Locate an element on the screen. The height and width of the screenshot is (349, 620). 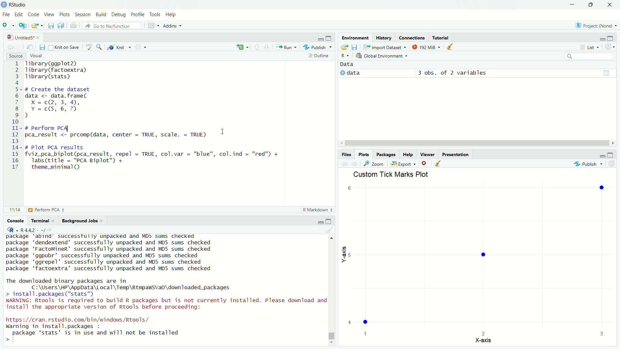
go to previous is located at coordinates (257, 47).